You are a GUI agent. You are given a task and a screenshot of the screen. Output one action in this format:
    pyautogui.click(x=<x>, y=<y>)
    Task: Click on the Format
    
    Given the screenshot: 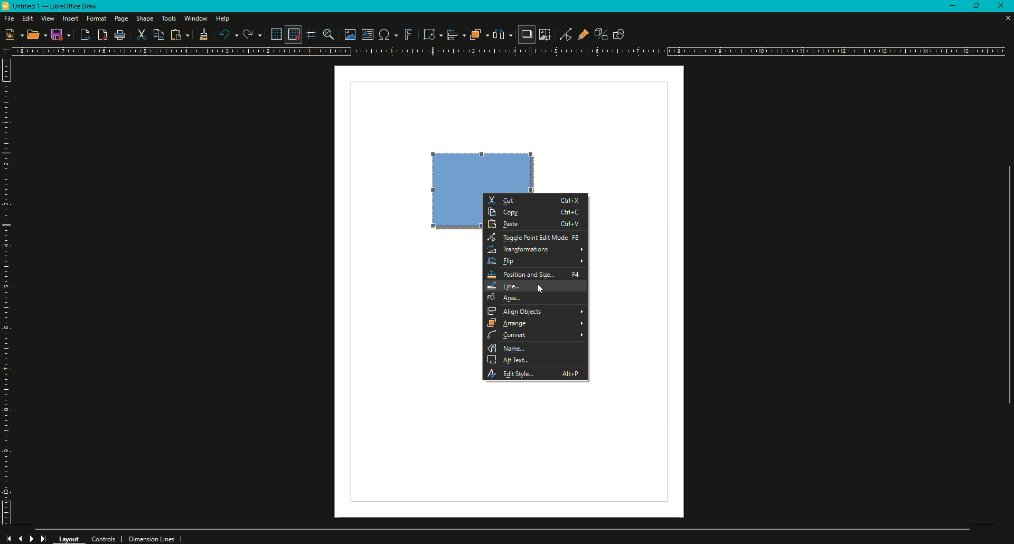 What is the action you would take?
    pyautogui.click(x=97, y=18)
    